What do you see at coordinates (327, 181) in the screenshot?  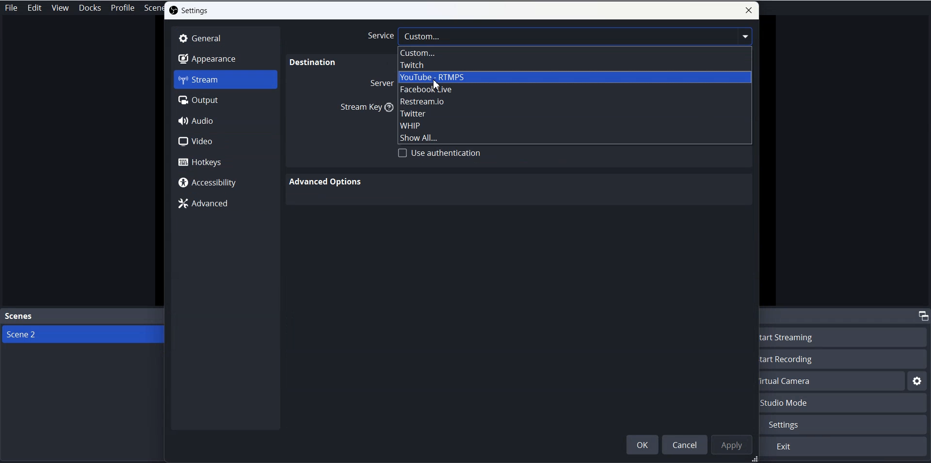 I see `Advanced options` at bounding box center [327, 181].